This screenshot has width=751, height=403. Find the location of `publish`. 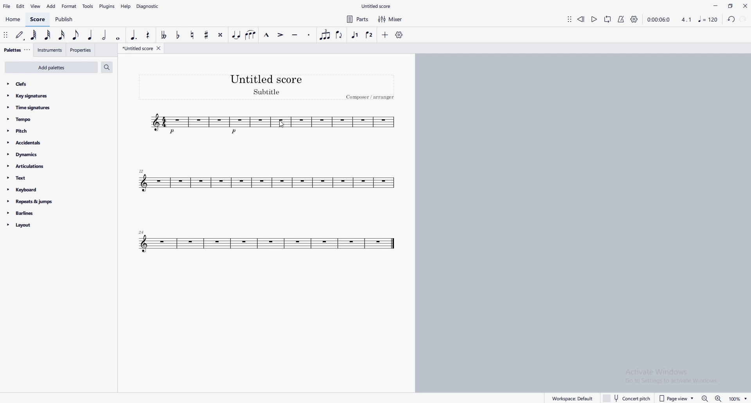

publish is located at coordinates (64, 20).